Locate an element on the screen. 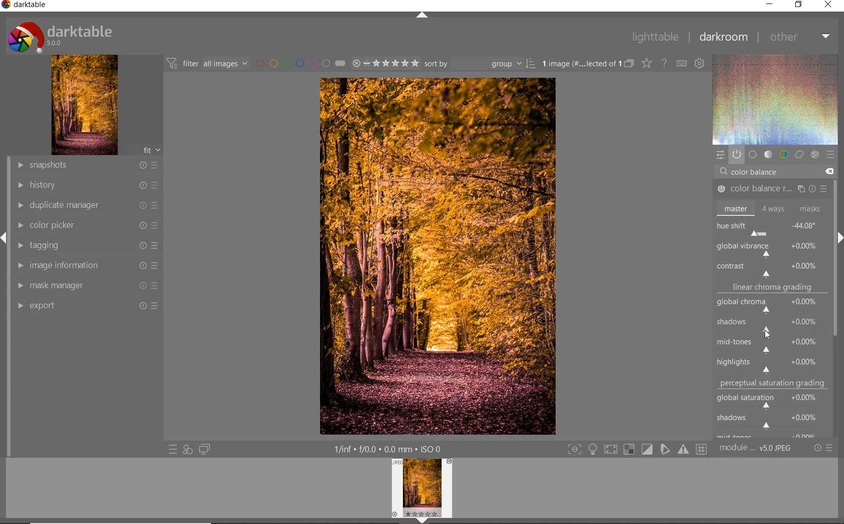  quick access panel is located at coordinates (719, 155).